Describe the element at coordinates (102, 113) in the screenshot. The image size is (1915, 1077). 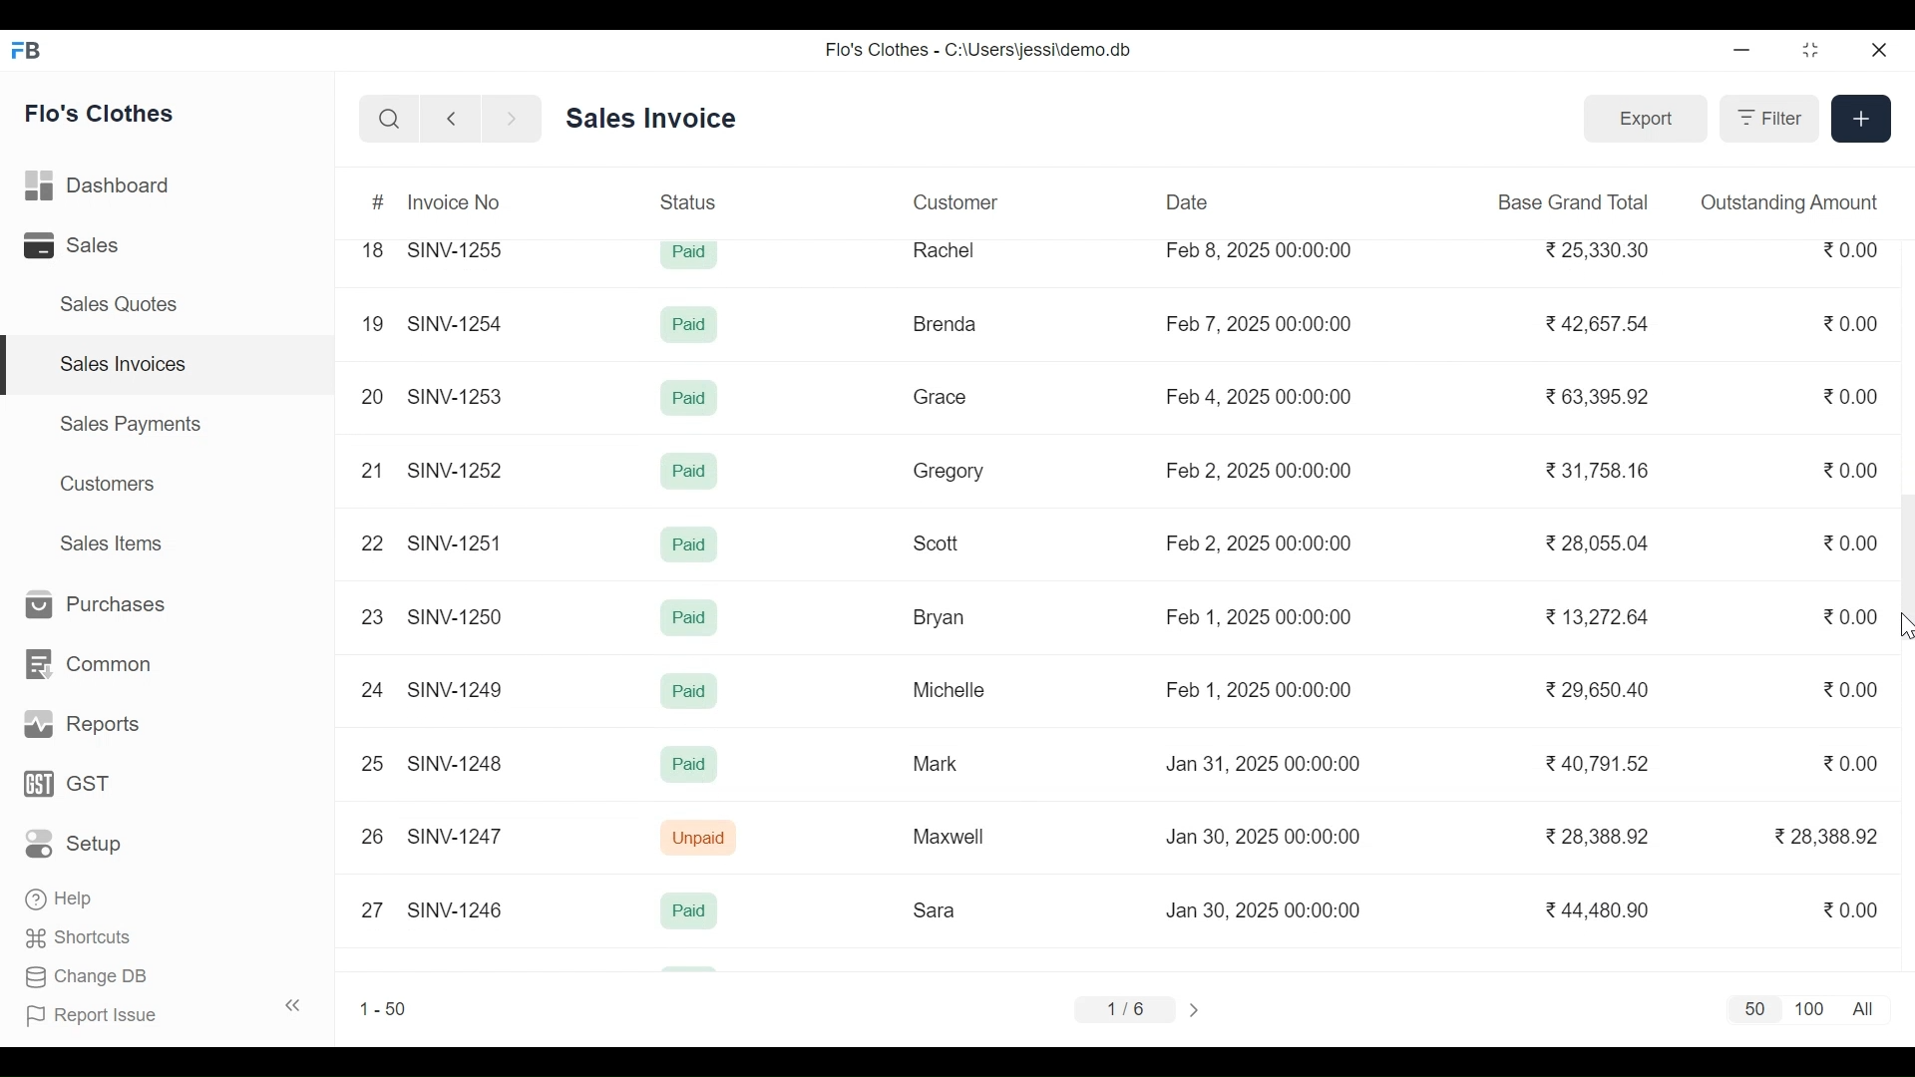
I see `Flo's Clothes` at that location.